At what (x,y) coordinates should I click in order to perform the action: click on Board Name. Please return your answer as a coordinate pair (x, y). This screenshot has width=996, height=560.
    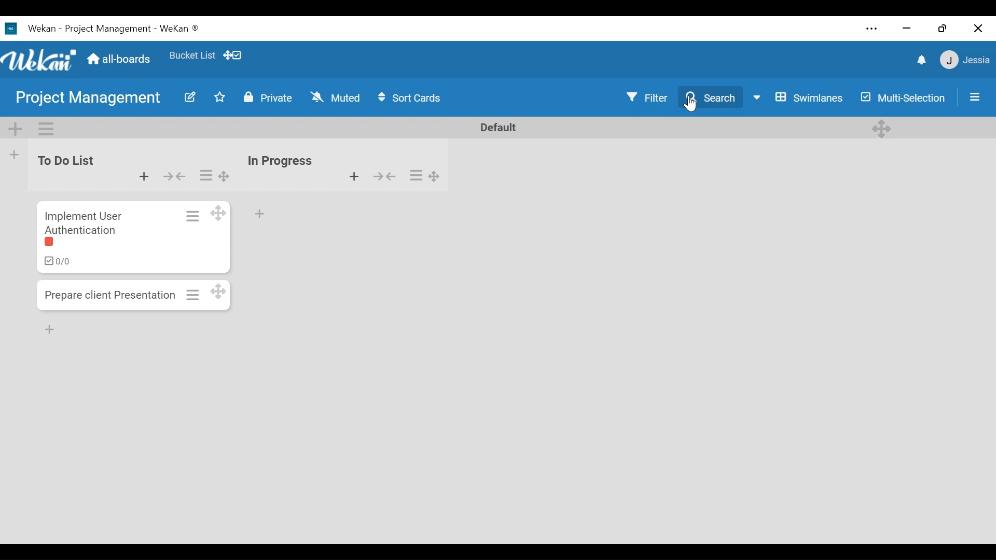
    Looking at the image, I should click on (87, 97).